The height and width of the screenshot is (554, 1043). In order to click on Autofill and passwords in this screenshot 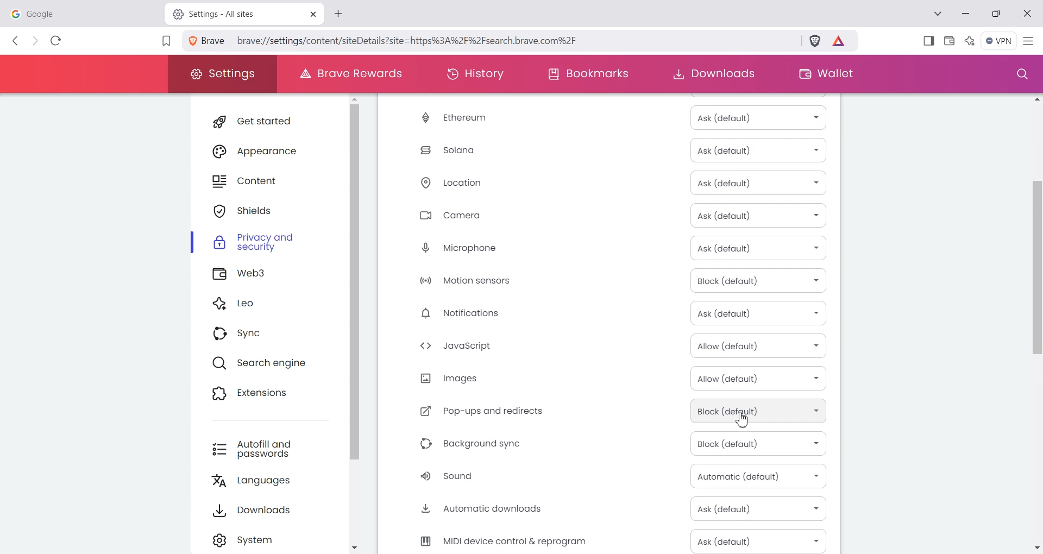, I will do `click(272, 449)`.